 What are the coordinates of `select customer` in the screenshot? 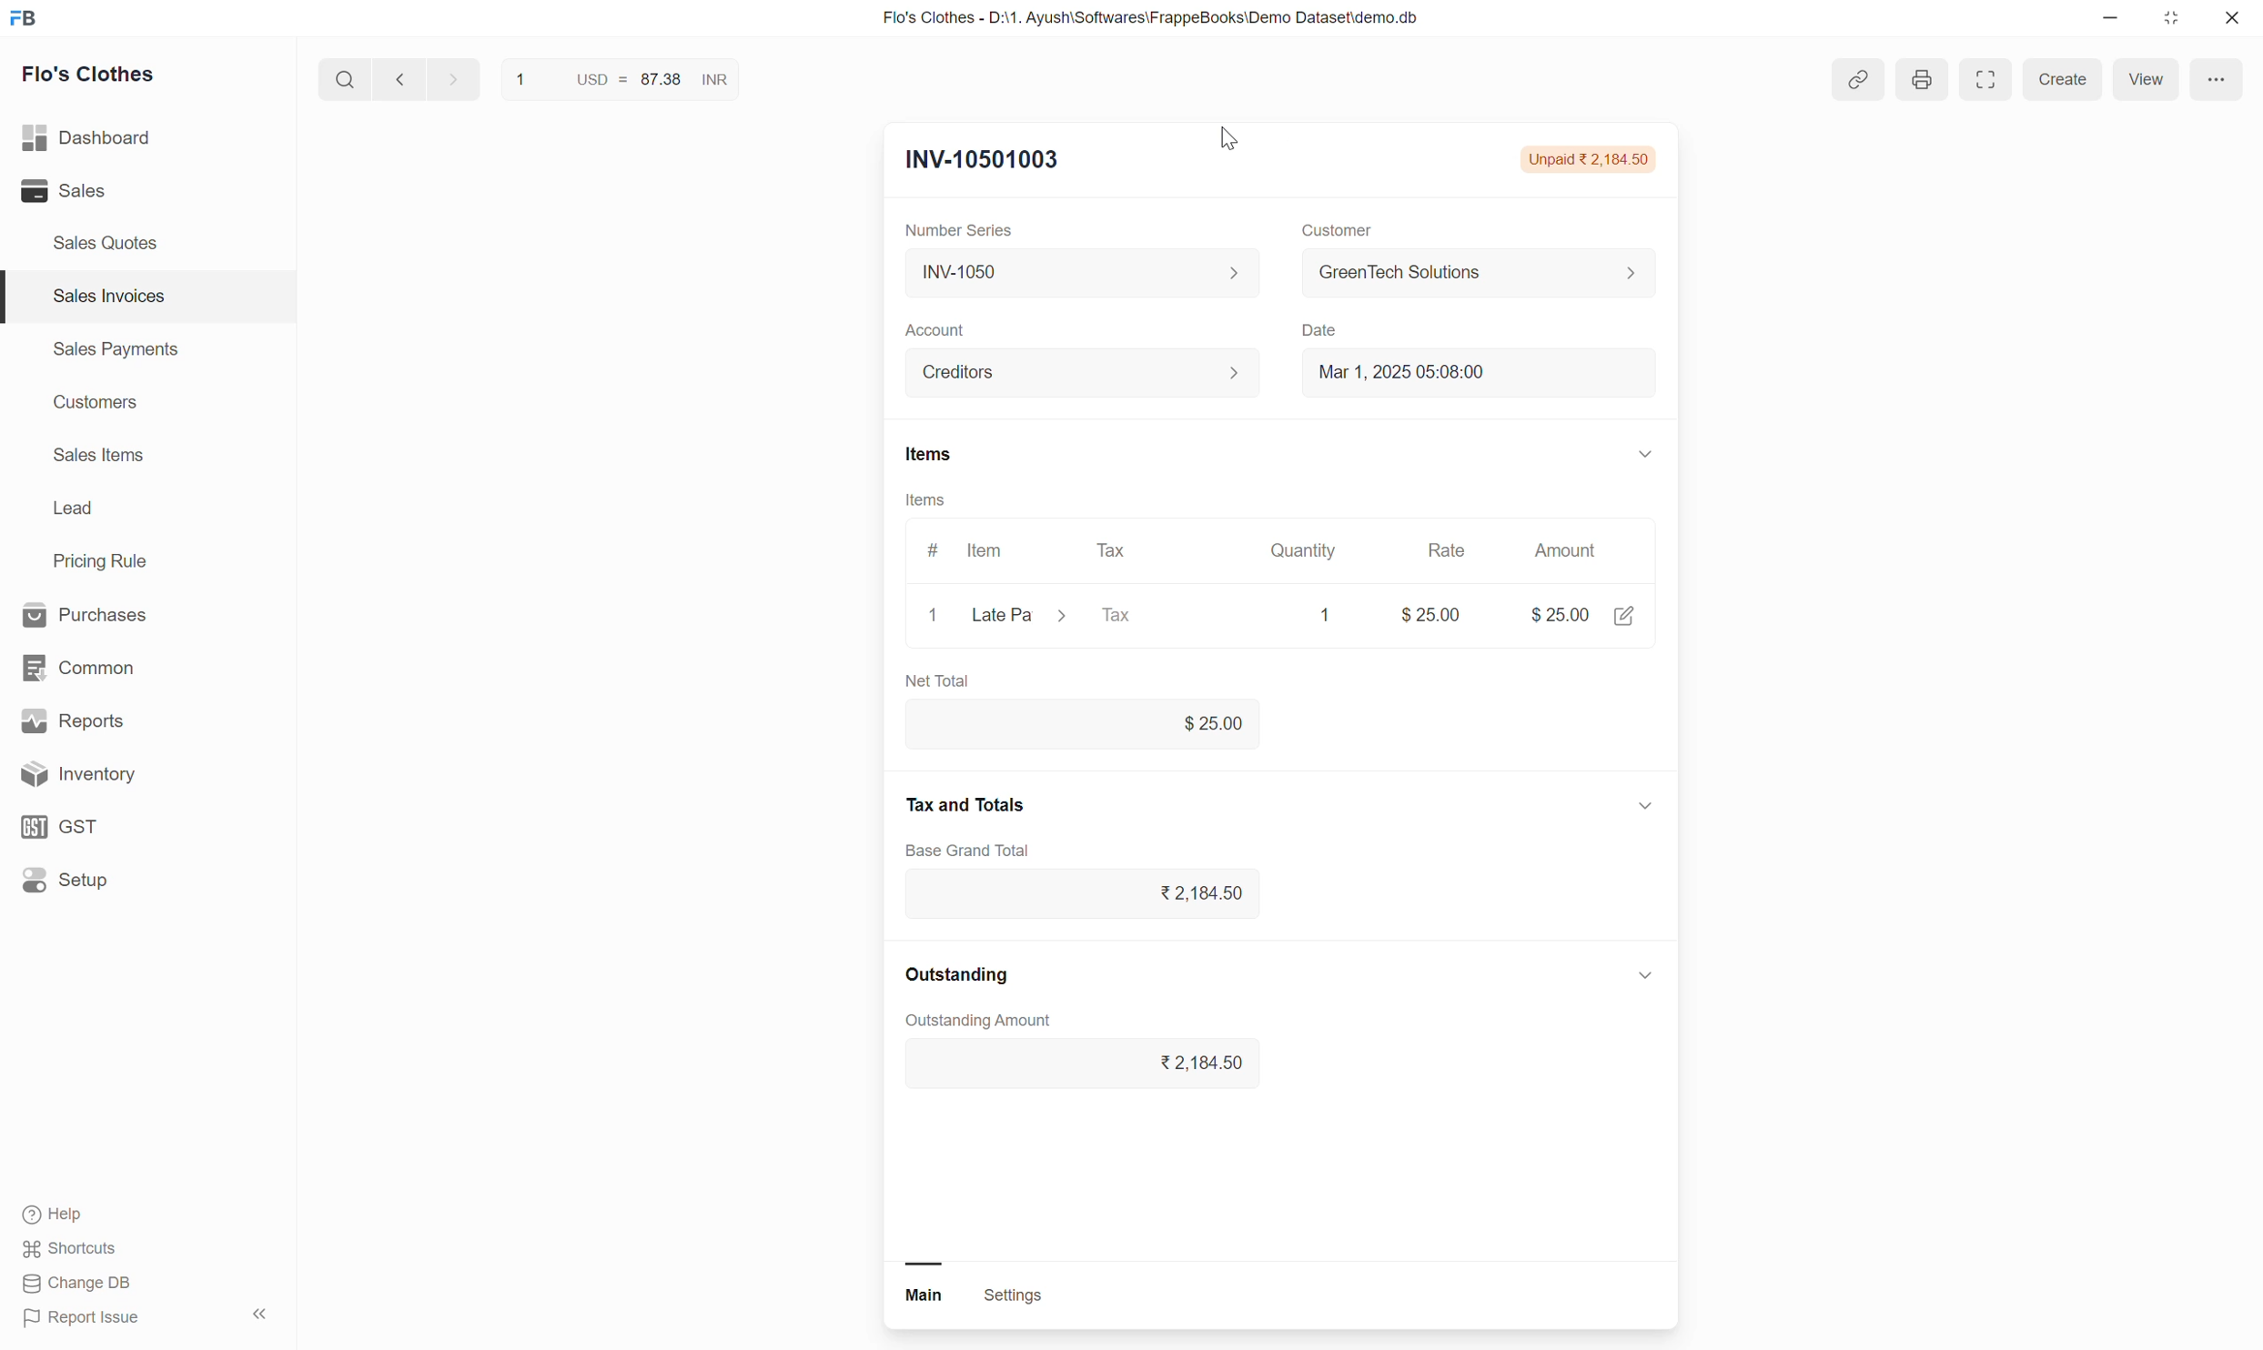 It's located at (1465, 276).